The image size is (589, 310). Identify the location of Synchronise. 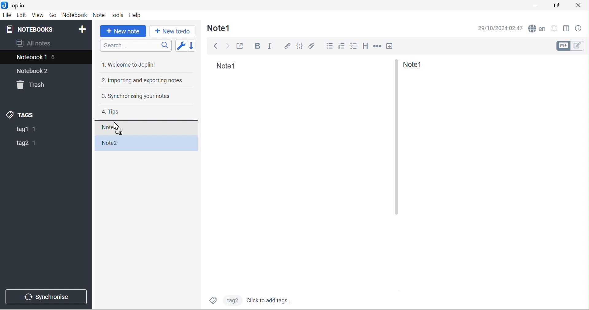
(46, 297).